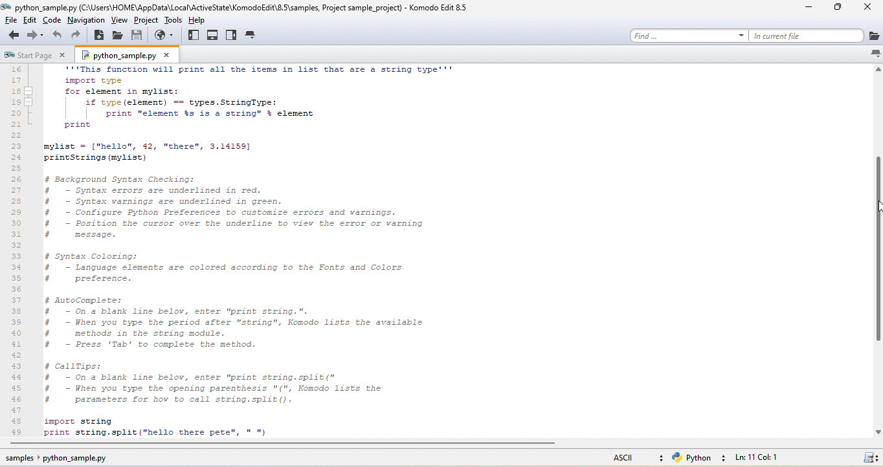 The width and height of the screenshot is (883, 467). I want to click on edit, so click(32, 20).